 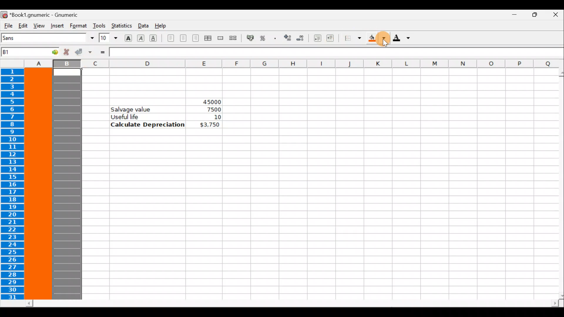 I want to click on Accept change, so click(x=83, y=52).